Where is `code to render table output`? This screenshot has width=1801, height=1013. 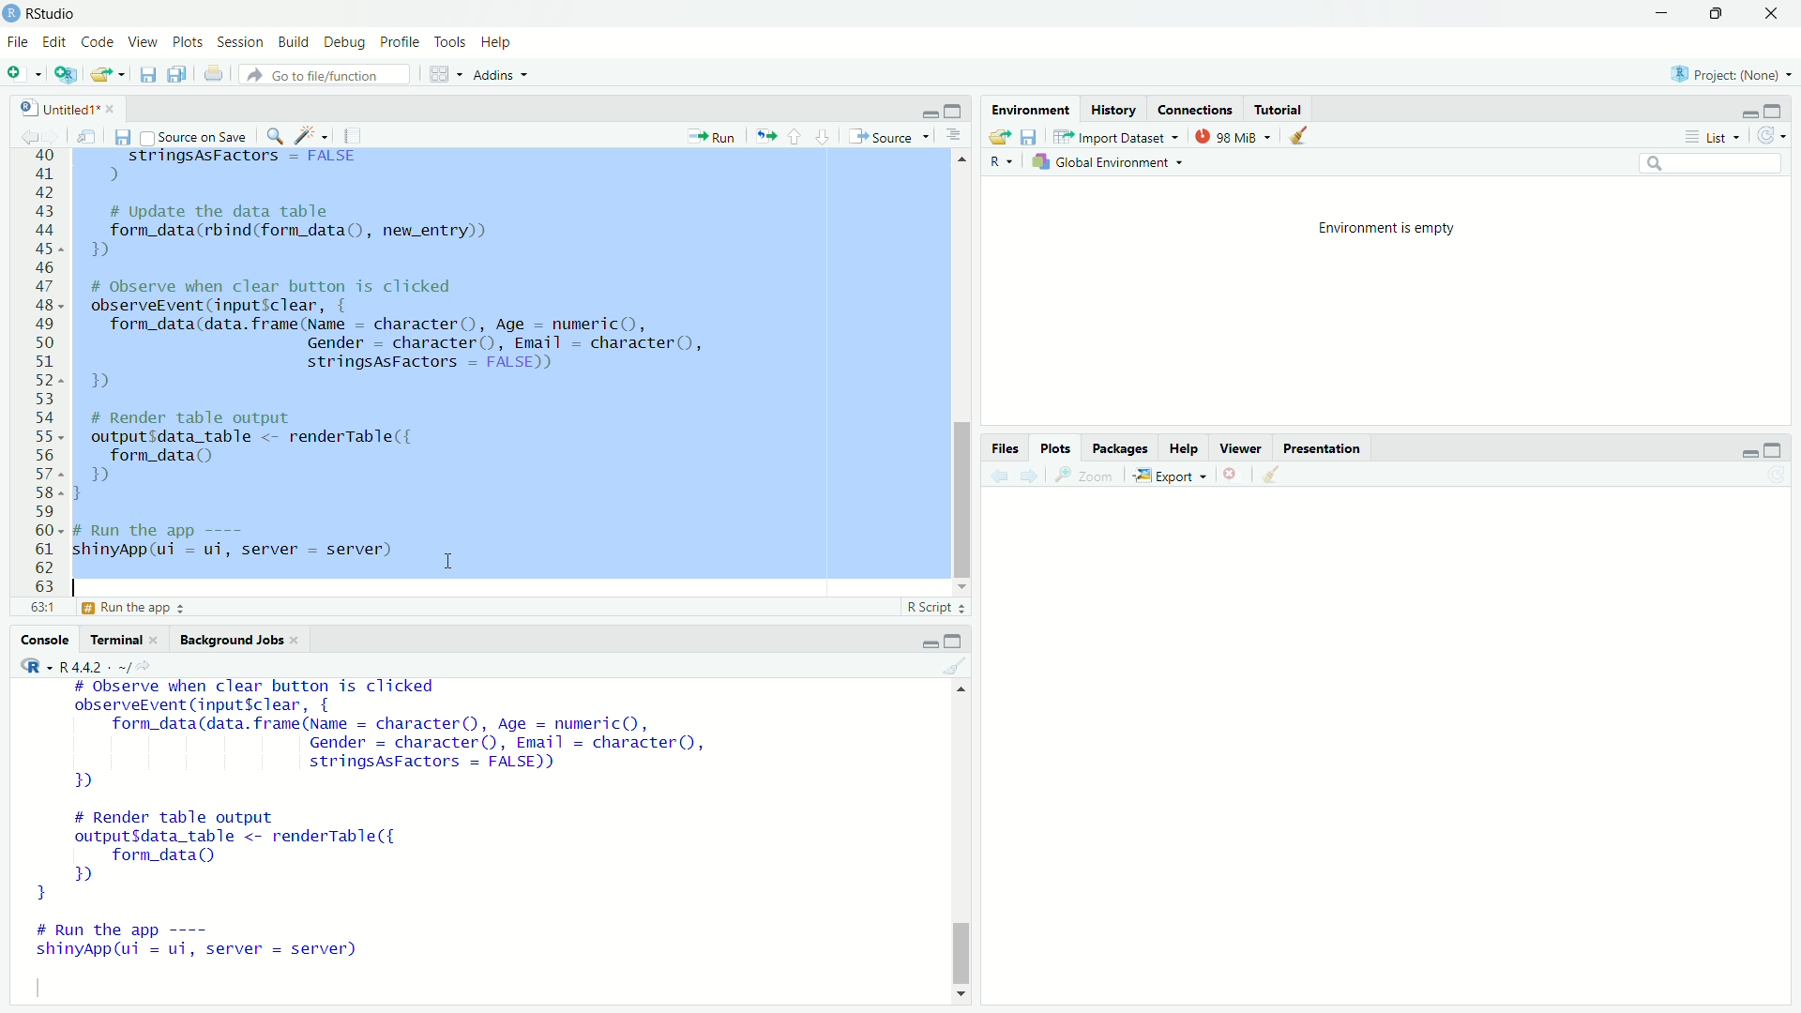
code to render table output is located at coordinates (259, 854).